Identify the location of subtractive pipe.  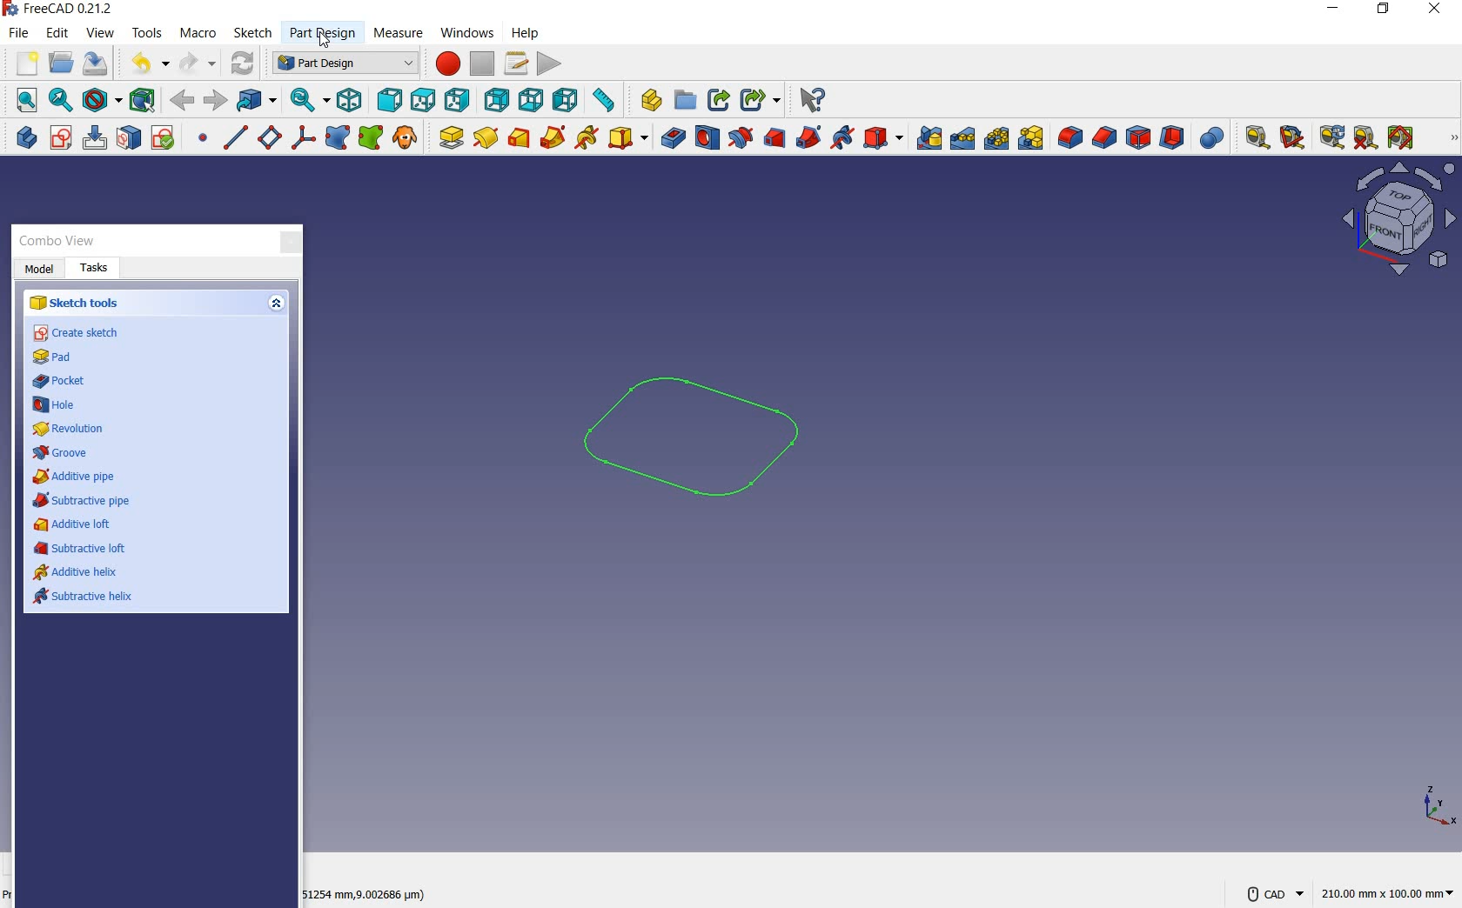
(809, 137).